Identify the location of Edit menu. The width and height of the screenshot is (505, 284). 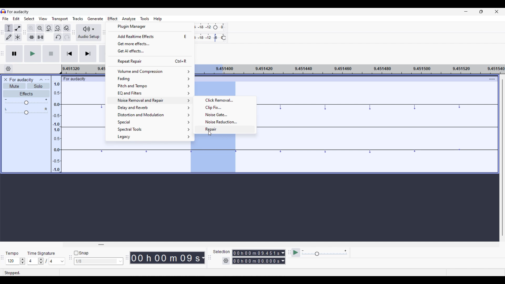
(16, 18).